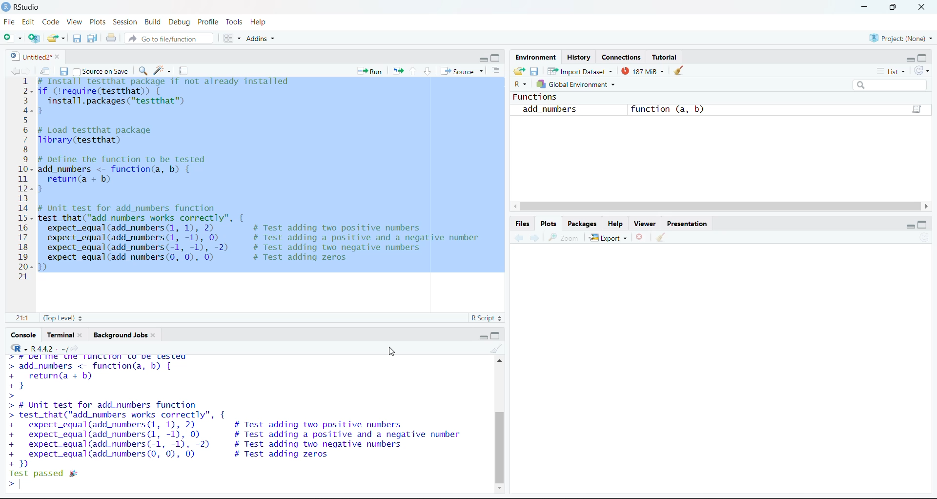  What do you see at coordinates (15, 71) in the screenshot?
I see `previous` at bounding box center [15, 71].